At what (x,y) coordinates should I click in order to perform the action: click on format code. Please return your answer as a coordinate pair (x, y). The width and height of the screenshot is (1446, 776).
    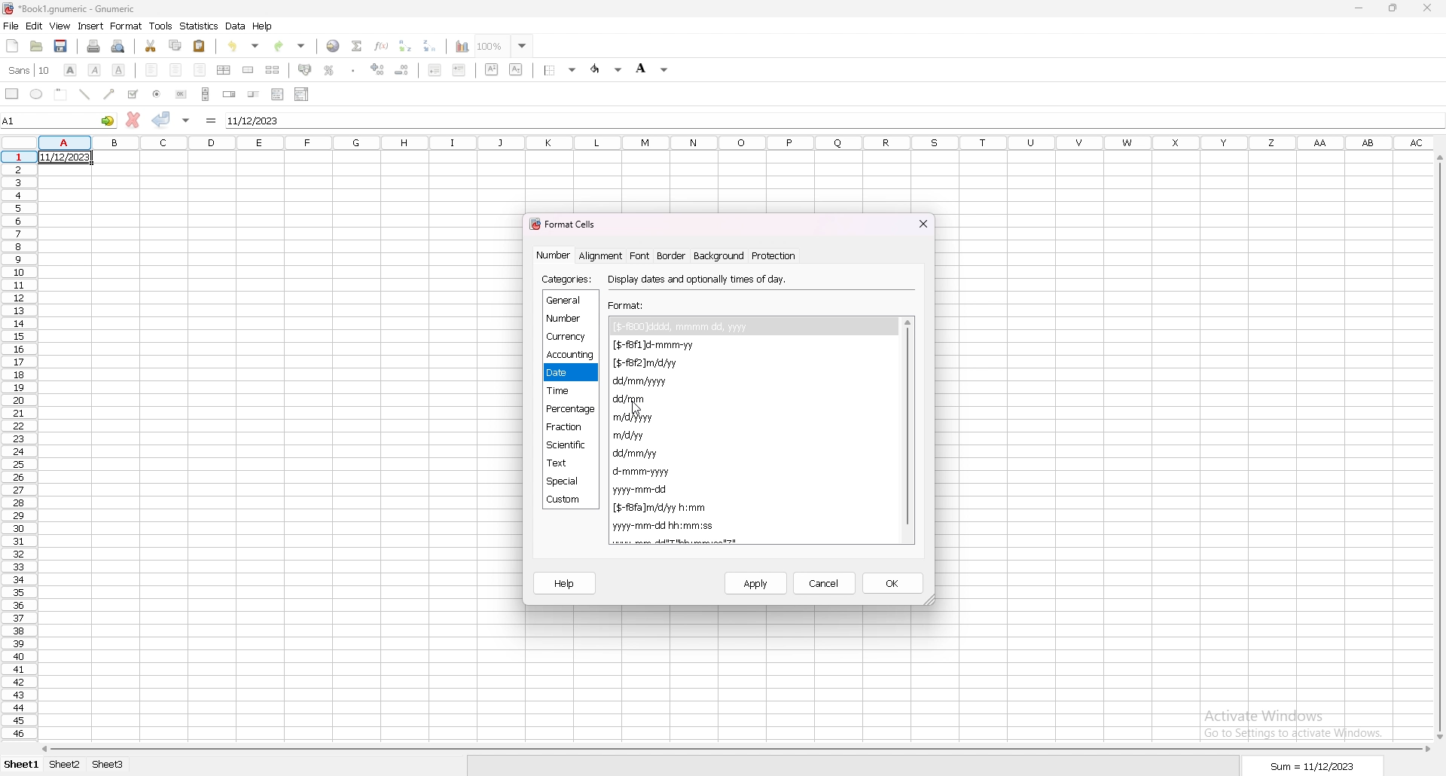
    Looking at the image, I should click on (636, 542).